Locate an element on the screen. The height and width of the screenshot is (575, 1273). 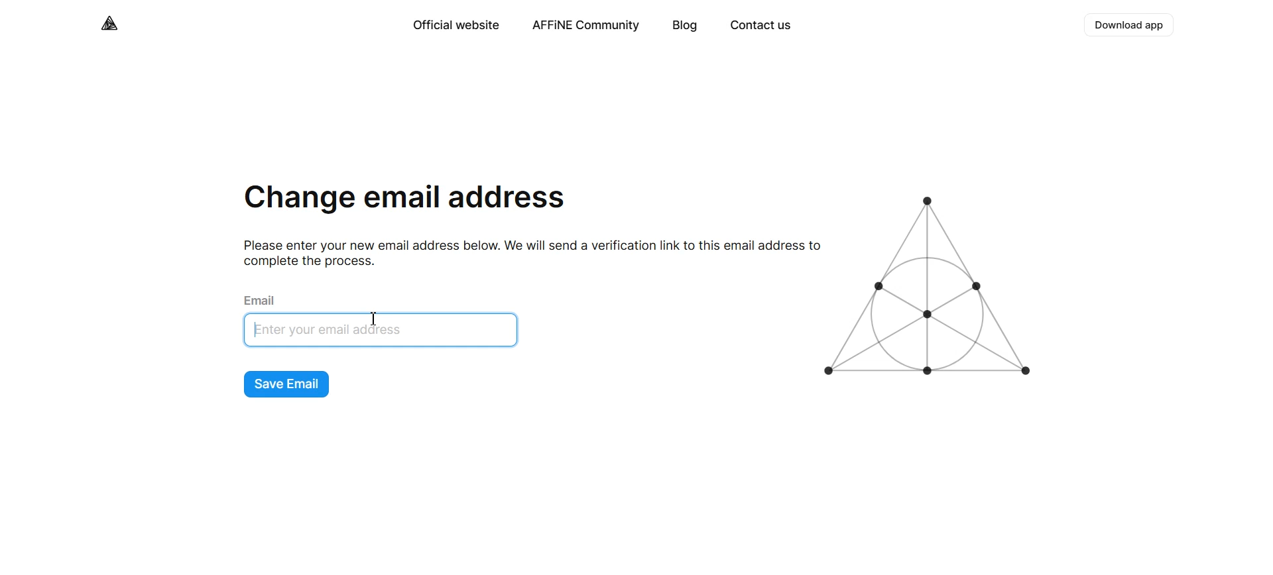
Official website is located at coordinates (455, 25).